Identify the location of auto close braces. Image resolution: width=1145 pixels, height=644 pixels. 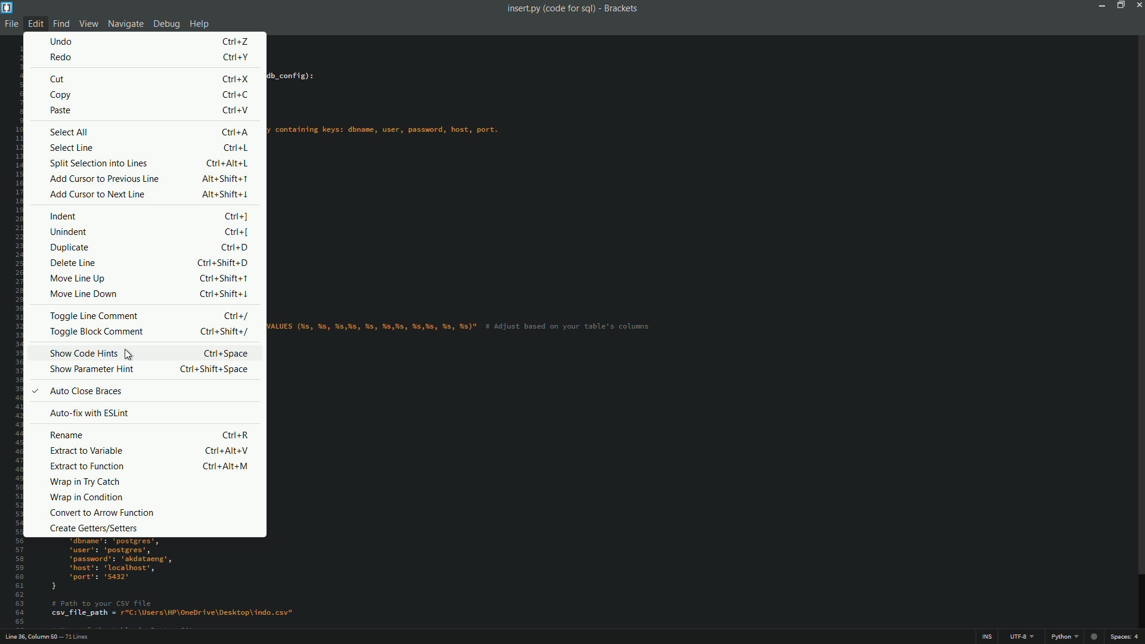
(88, 391).